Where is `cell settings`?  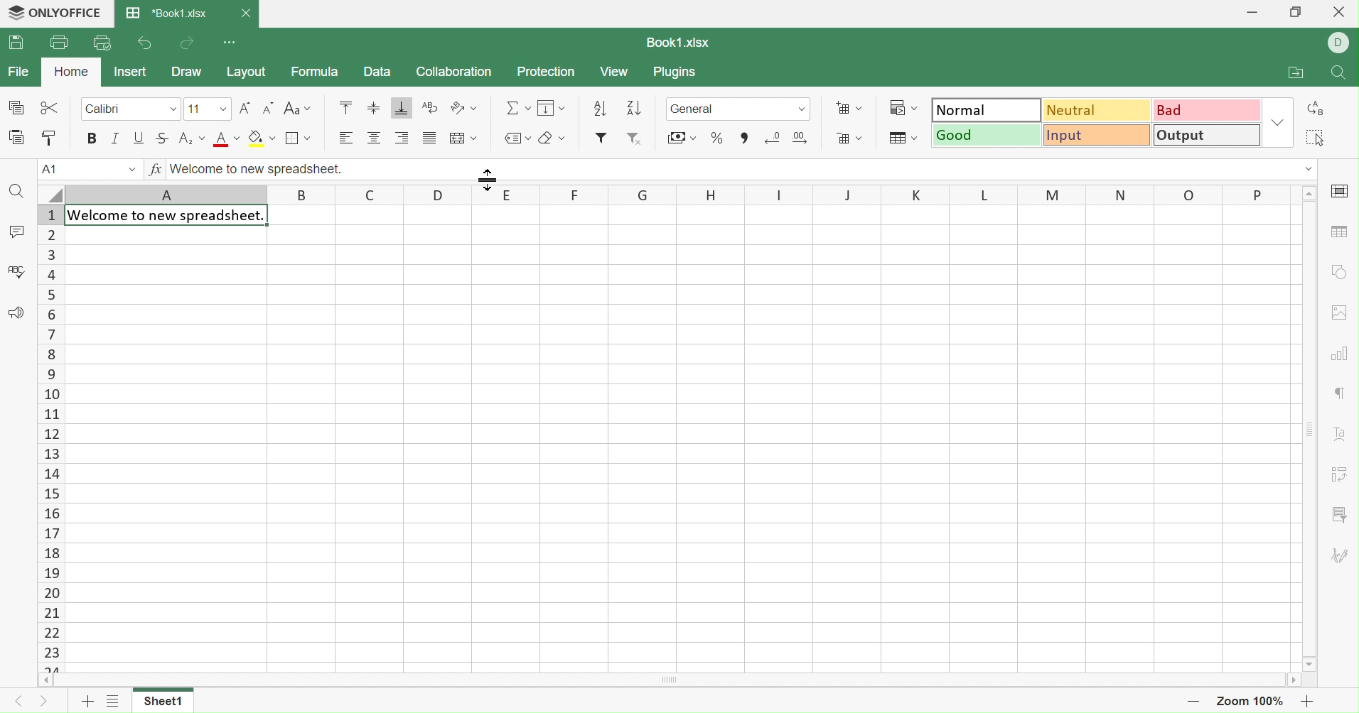
cell settings is located at coordinates (1343, 192).